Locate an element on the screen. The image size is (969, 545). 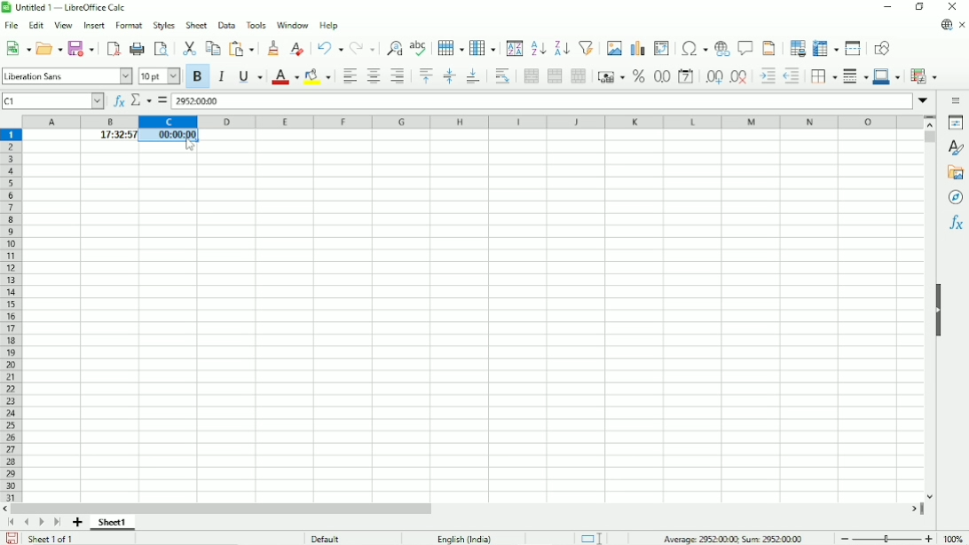
Export as PDF is located at coordinates (112, 48).